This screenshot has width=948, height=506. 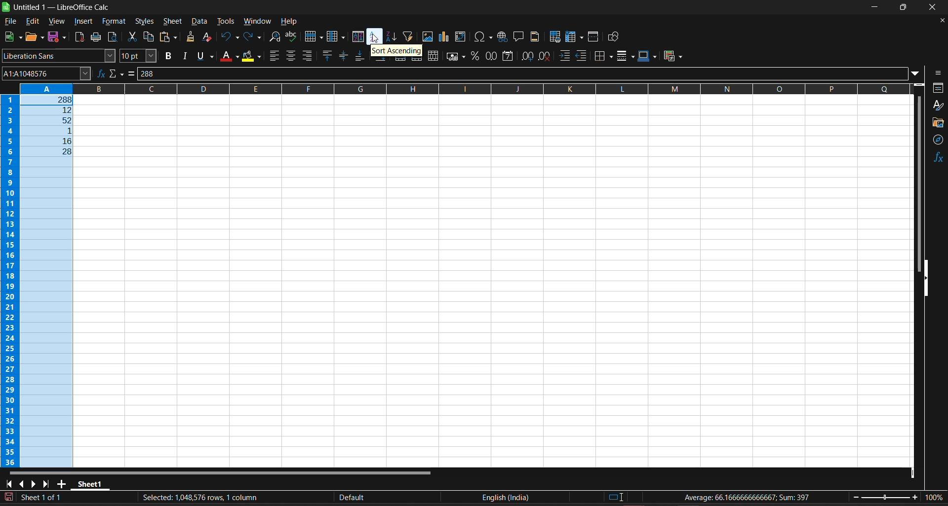 What do you see at coordinates (428, 37) in the screenshot?
I see `insert image` at bounding box center [428, 37].